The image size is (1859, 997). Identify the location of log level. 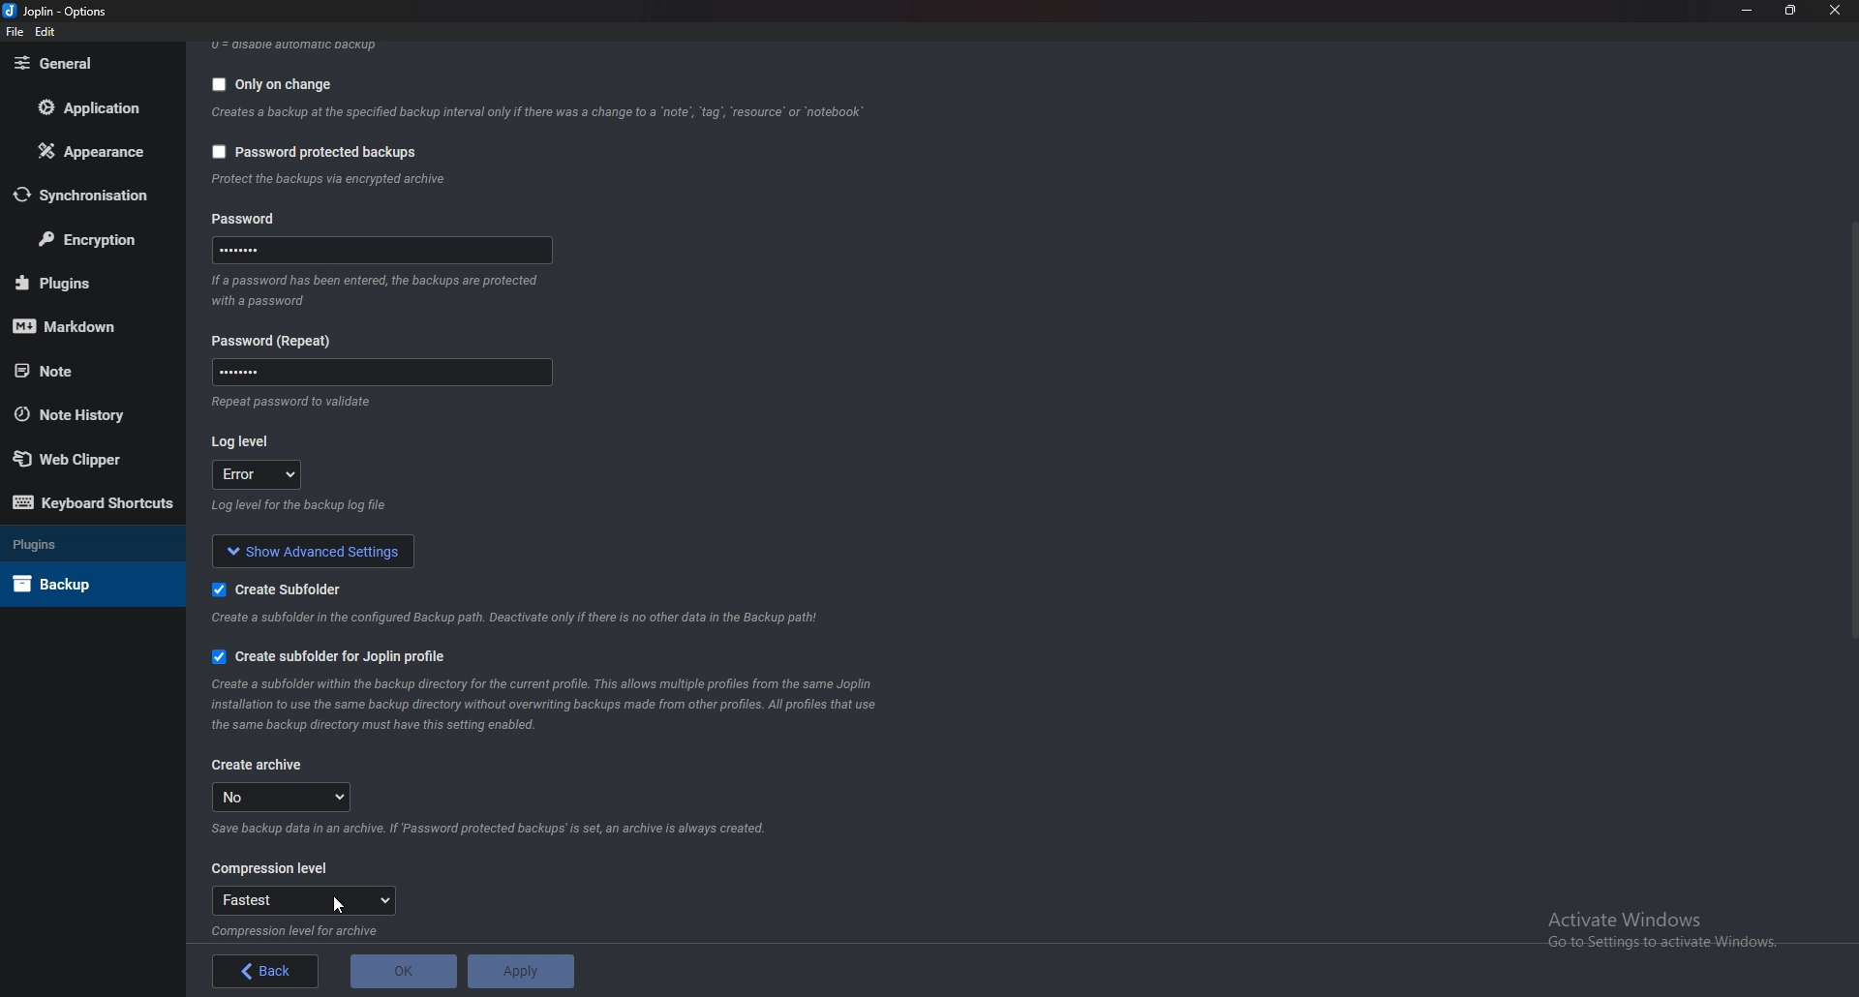
(257, 475).